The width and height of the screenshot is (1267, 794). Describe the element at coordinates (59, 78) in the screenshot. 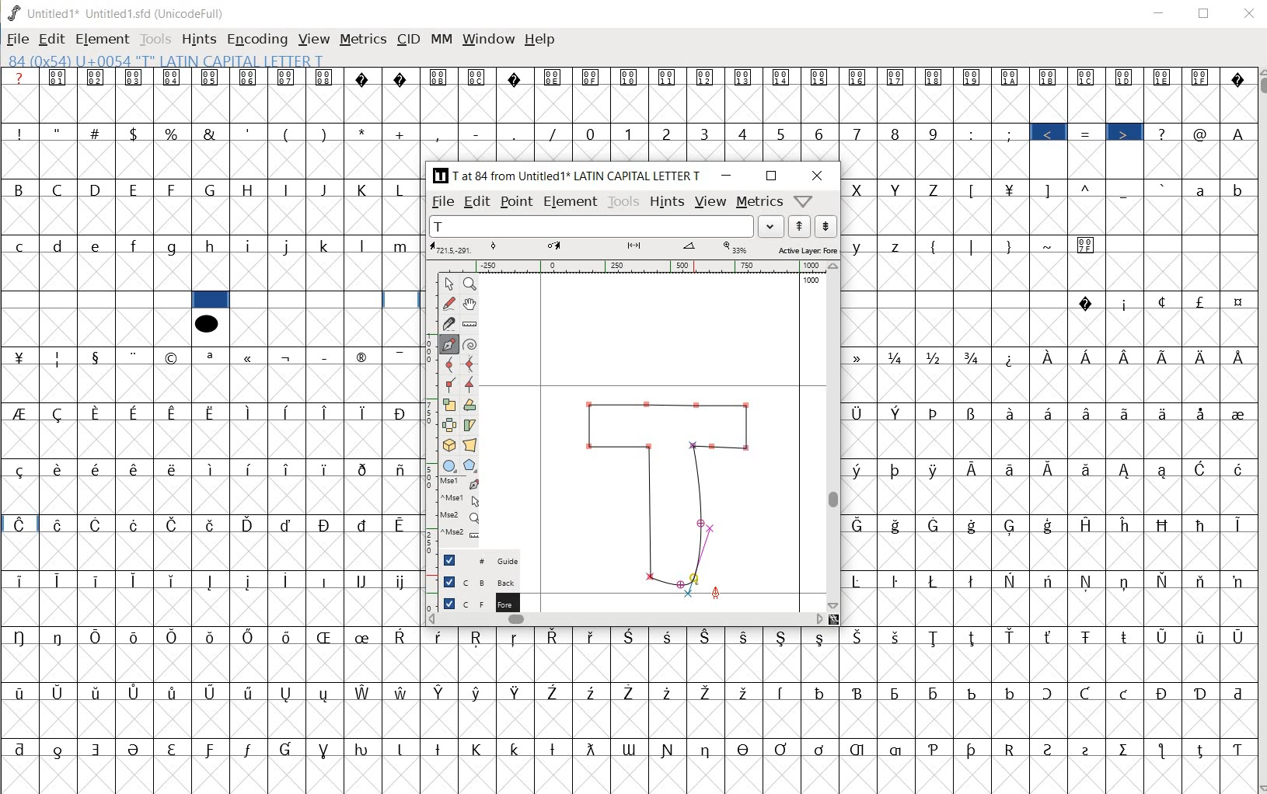

I see `Symbol` at that location.